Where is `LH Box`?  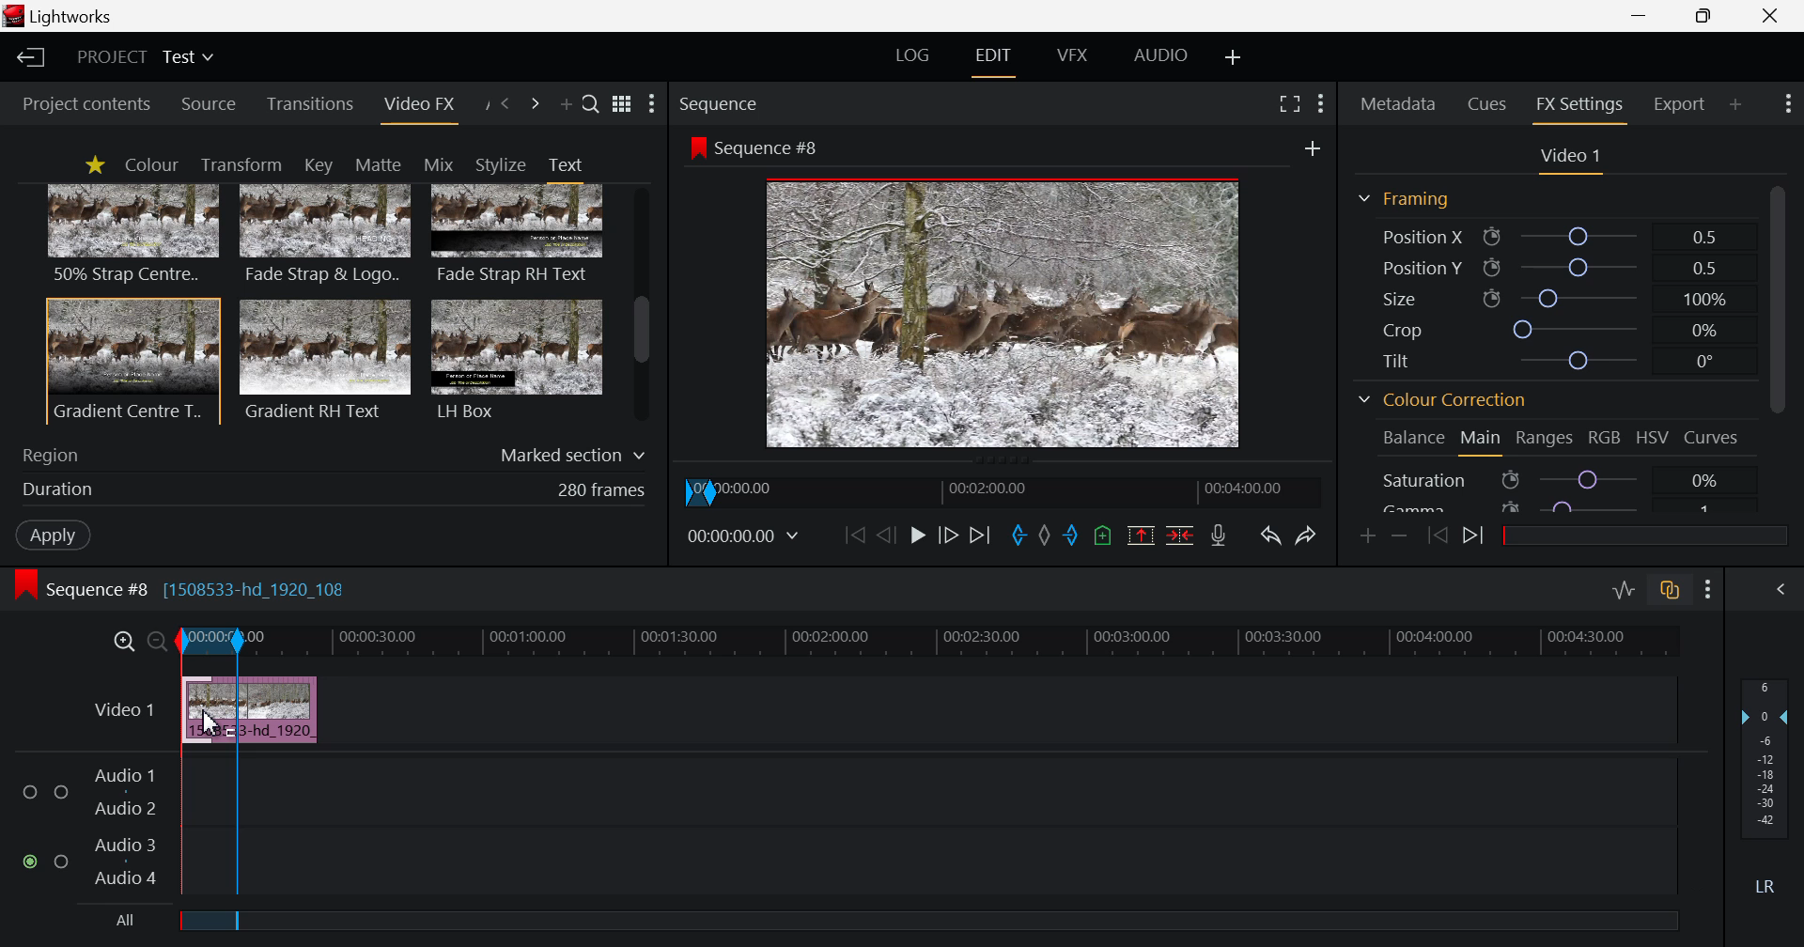 LH Box is located at coordinates (515, 359).